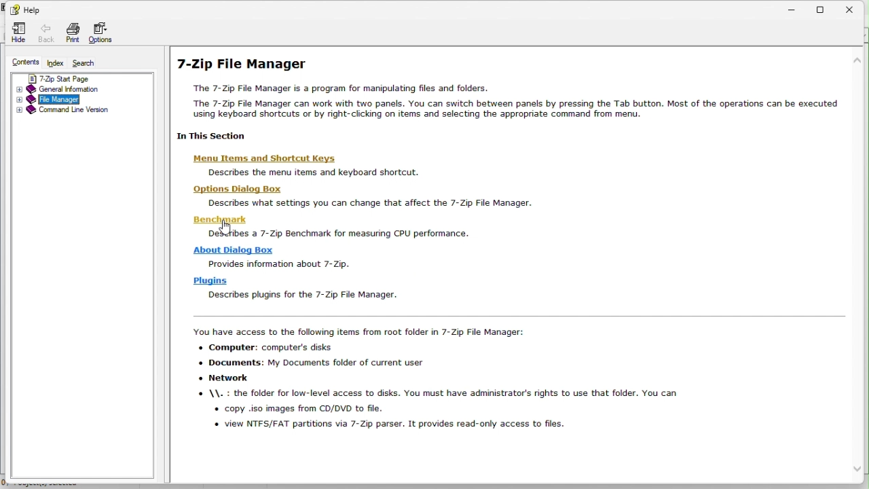 Image resolution: width=869 pixels, height=489 pixels. Describe the element at coordinates (521, 227) in the screenshot. I see `` at that location.